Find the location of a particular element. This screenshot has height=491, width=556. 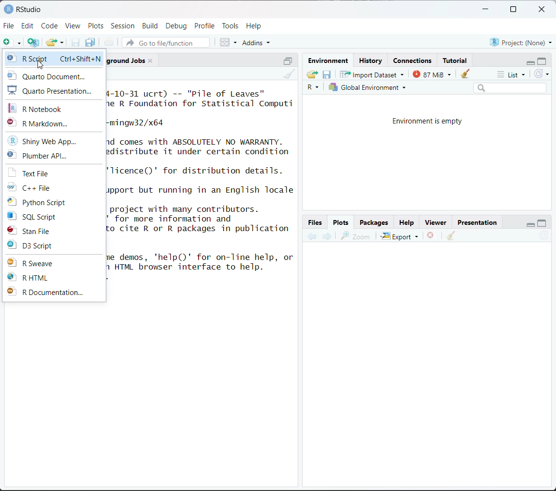

addins is located at coordinates (258, 42).